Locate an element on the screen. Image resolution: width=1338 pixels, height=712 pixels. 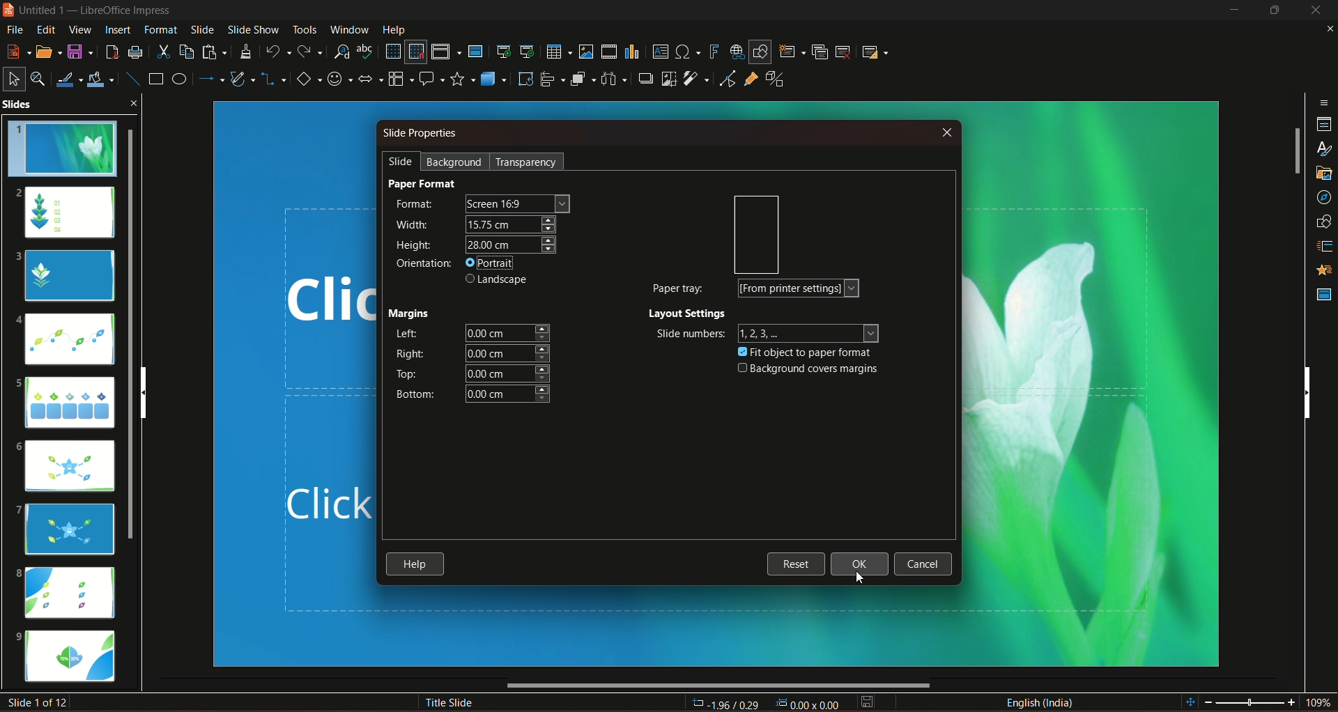
start from the first slide is located at coordinates (503, 49).